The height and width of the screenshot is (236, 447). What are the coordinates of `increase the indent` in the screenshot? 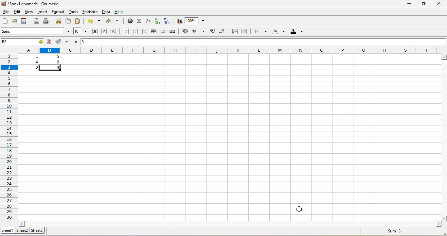 It's located at (245, 32).